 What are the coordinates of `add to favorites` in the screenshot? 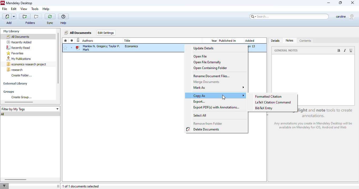 It's located at (65, 48).